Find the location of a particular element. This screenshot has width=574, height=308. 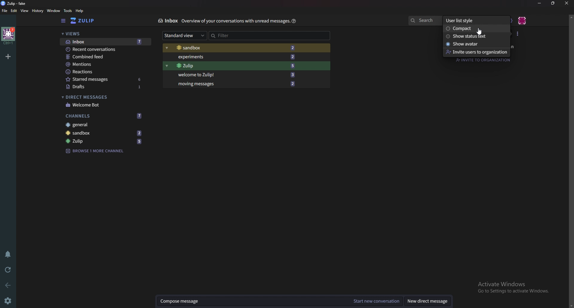

Inbox is located at coordinates (166, 21).